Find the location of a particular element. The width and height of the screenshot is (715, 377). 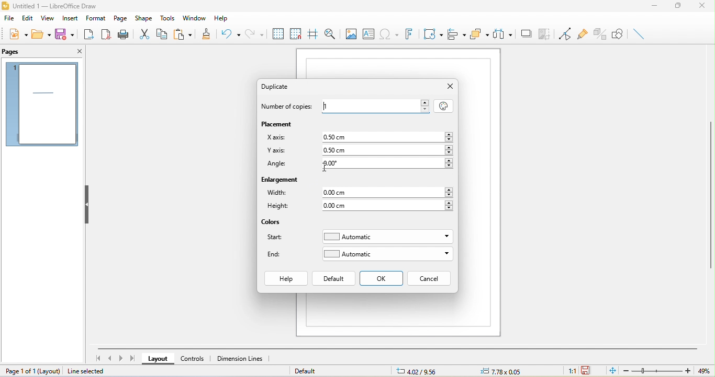

crop image is located at coordinates (545, 33).